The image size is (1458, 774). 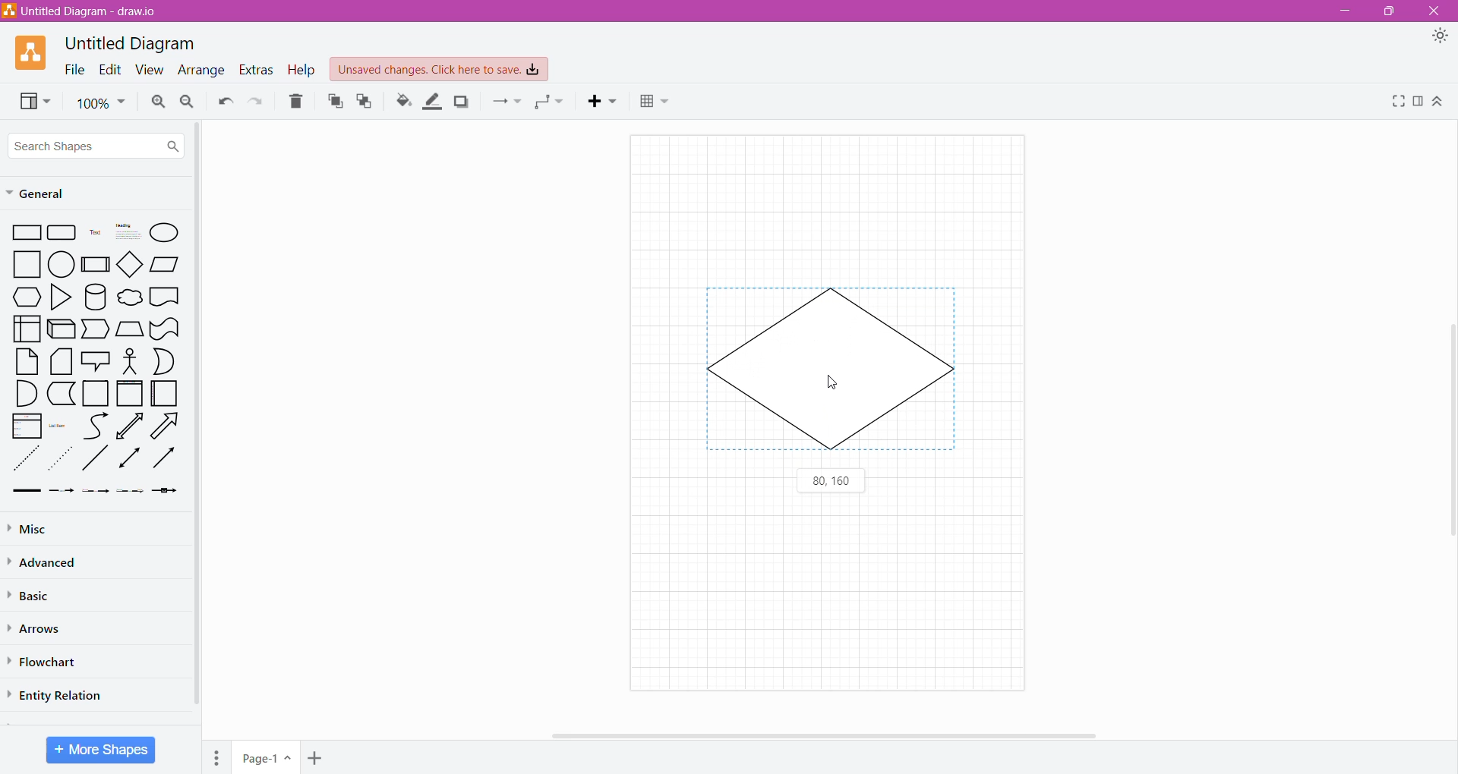 I want to click on Item List, so click(x=27, y=426).